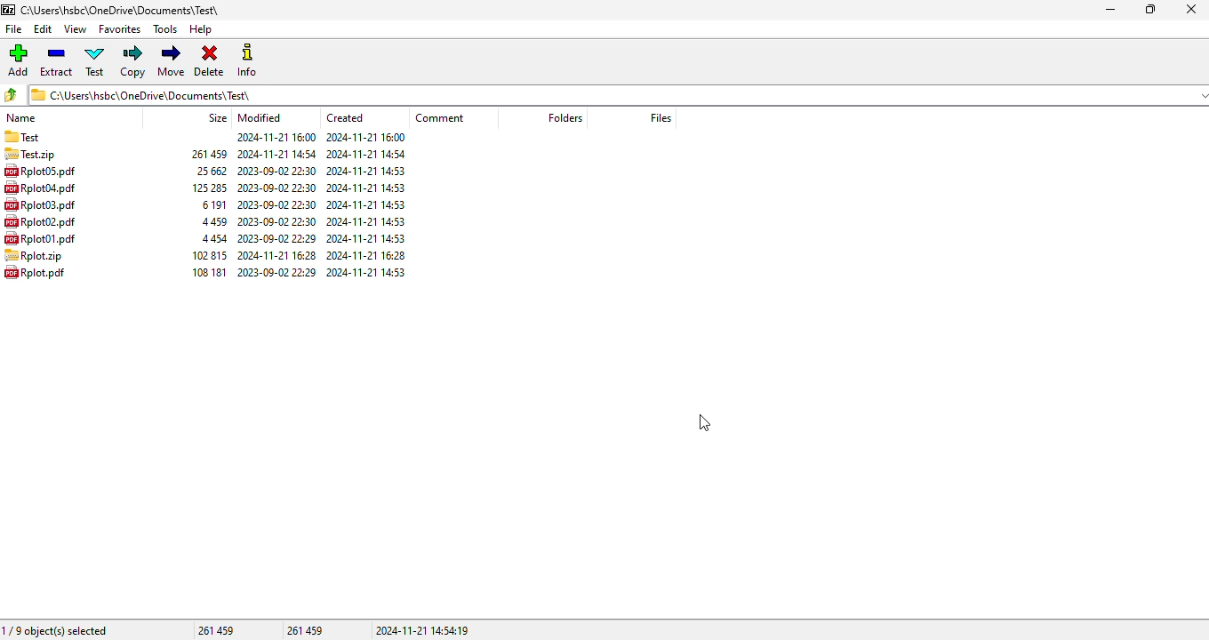  What do you see at coordinates (276, 137) in the screenshot?
I see `modified date & time` at bounding box center [276, 137].